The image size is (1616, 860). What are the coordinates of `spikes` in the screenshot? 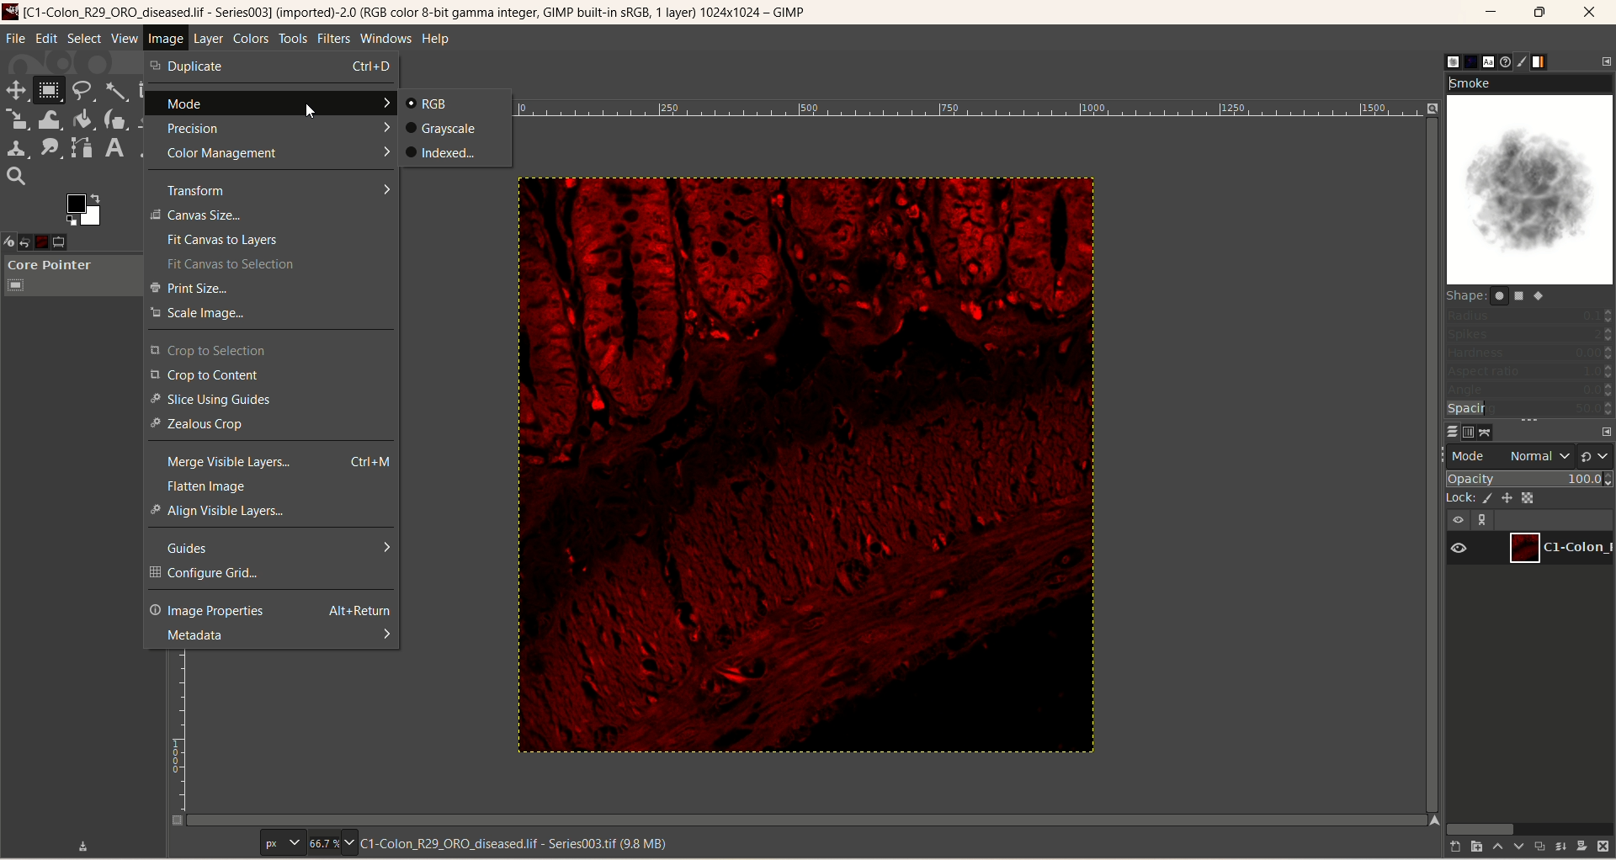 It's located at (1530, 335).